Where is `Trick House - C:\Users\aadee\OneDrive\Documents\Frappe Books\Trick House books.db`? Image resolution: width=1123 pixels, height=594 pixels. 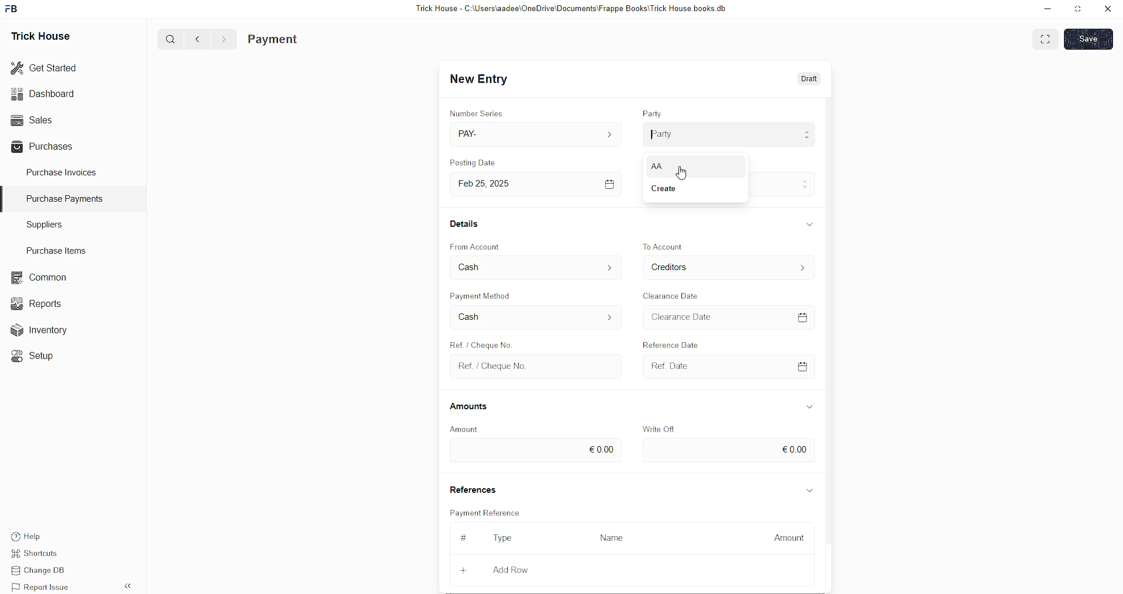
Trick House - C:\Users\aadee\OneDrive\Documents\Frappe Books\Trick House books.db is located at coordinates (573, 9).